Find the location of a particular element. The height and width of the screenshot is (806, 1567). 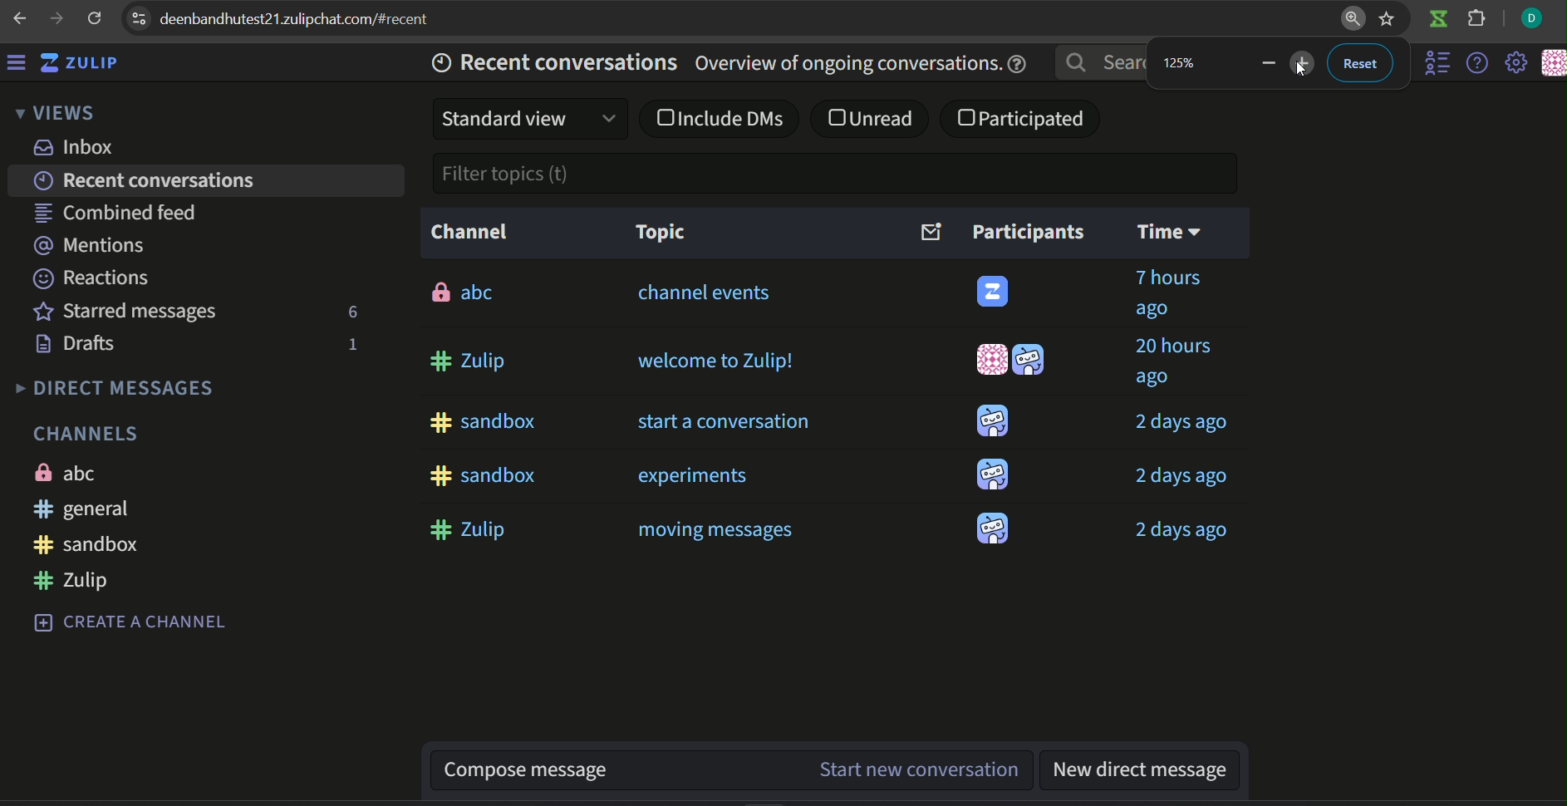

dropdown is located at coordinates (56, 115).